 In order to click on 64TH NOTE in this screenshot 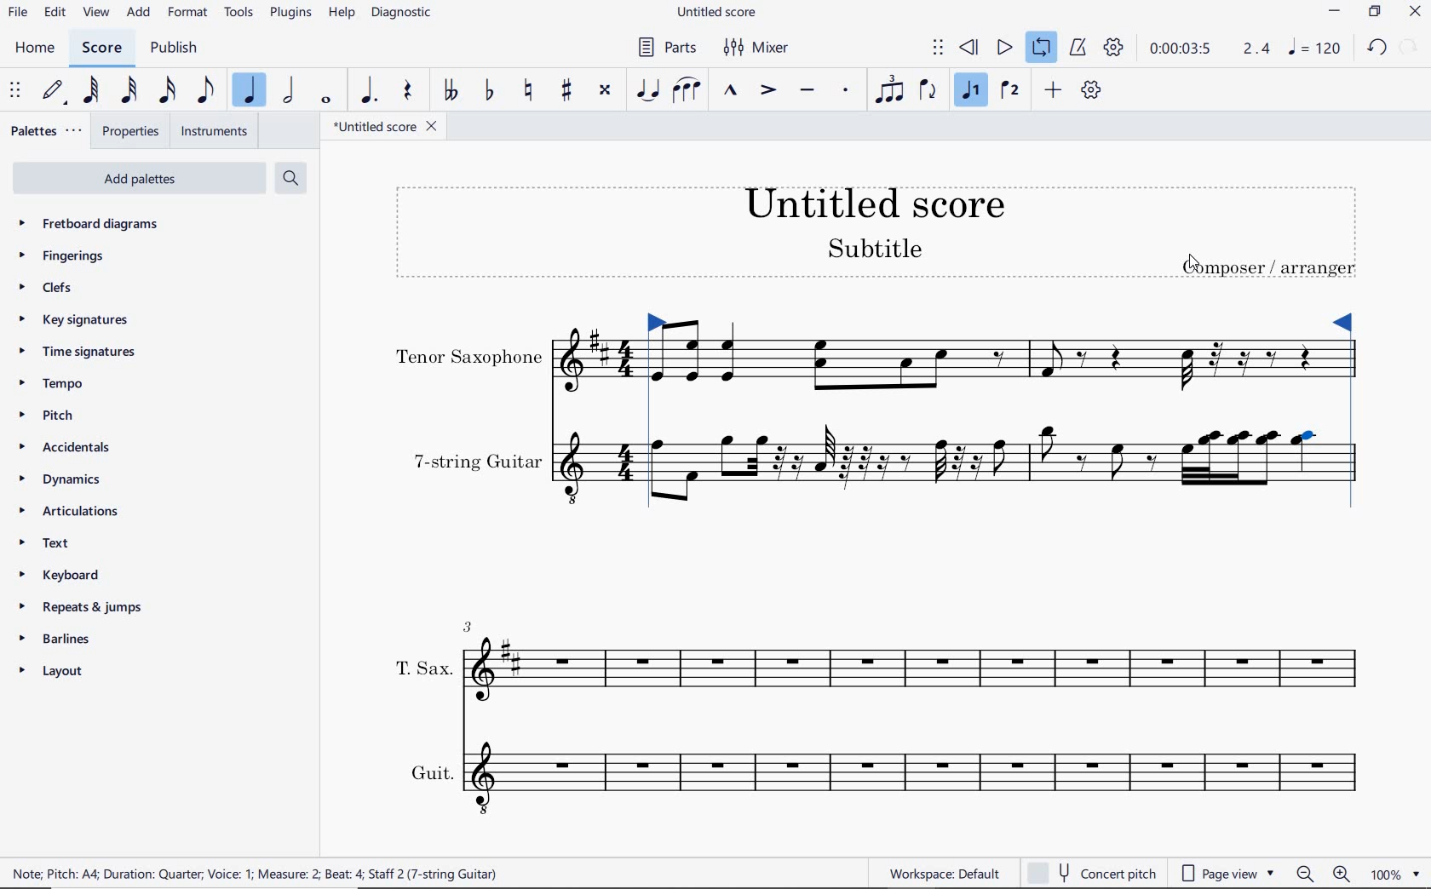, I will do `click(90, 89)`.